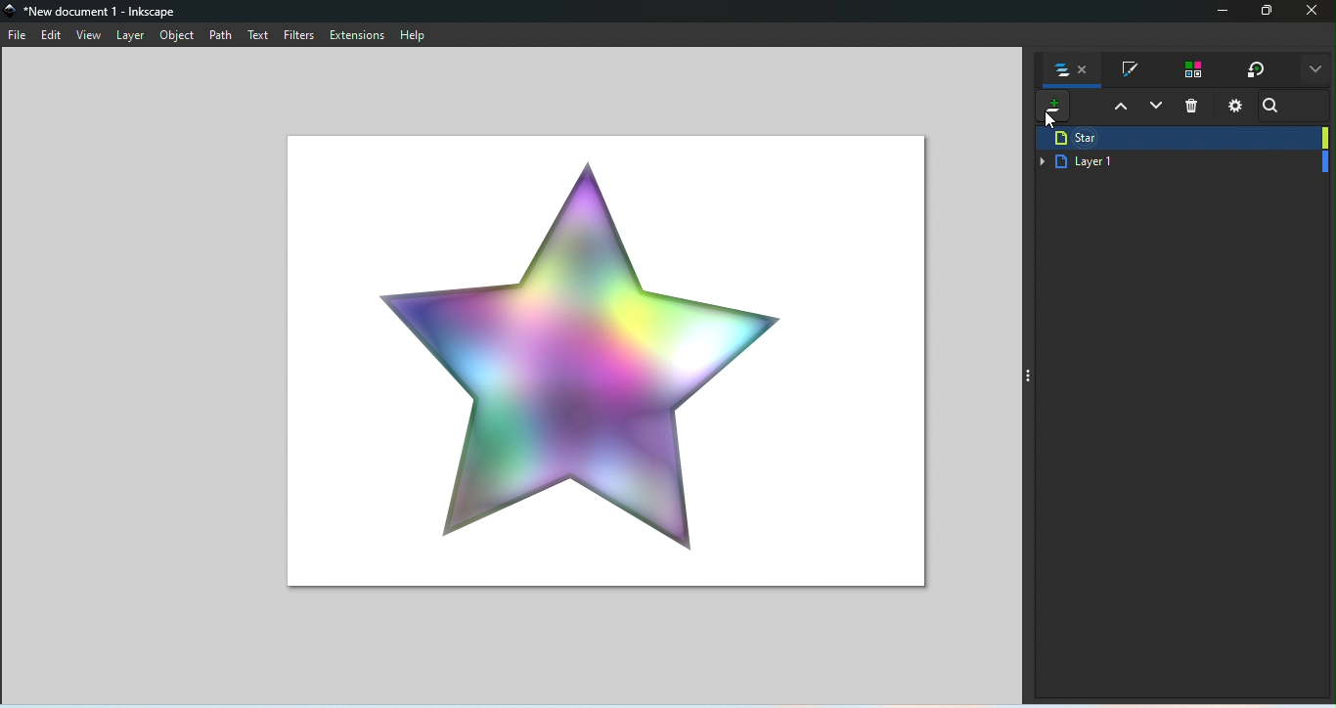 The image size is (1336, 708). What do you see at coordinates (416, 36) in the screenshot?
I see `Help` at bounding box center [416, 36].